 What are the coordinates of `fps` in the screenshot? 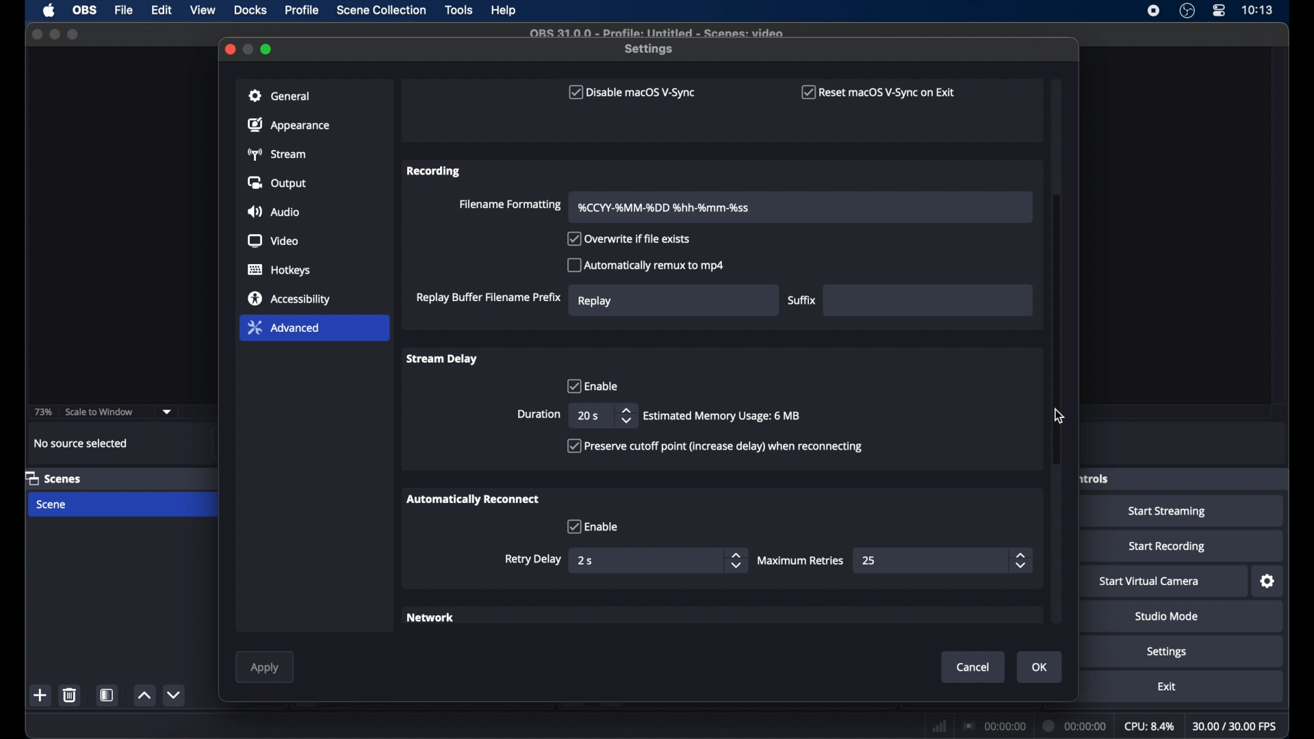 It's located at (1235, 727).